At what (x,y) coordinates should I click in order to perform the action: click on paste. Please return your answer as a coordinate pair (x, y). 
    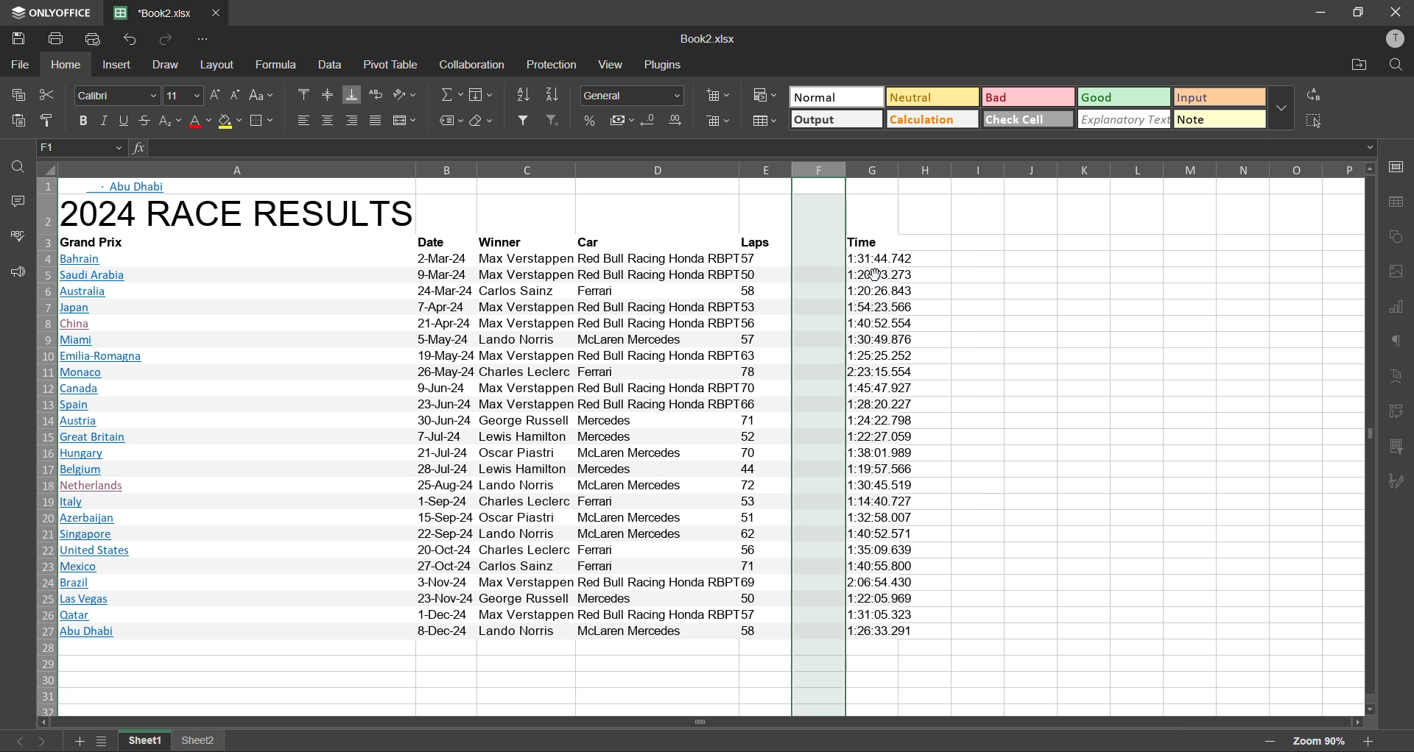
    Looking at the image, I should click on (16, 121).